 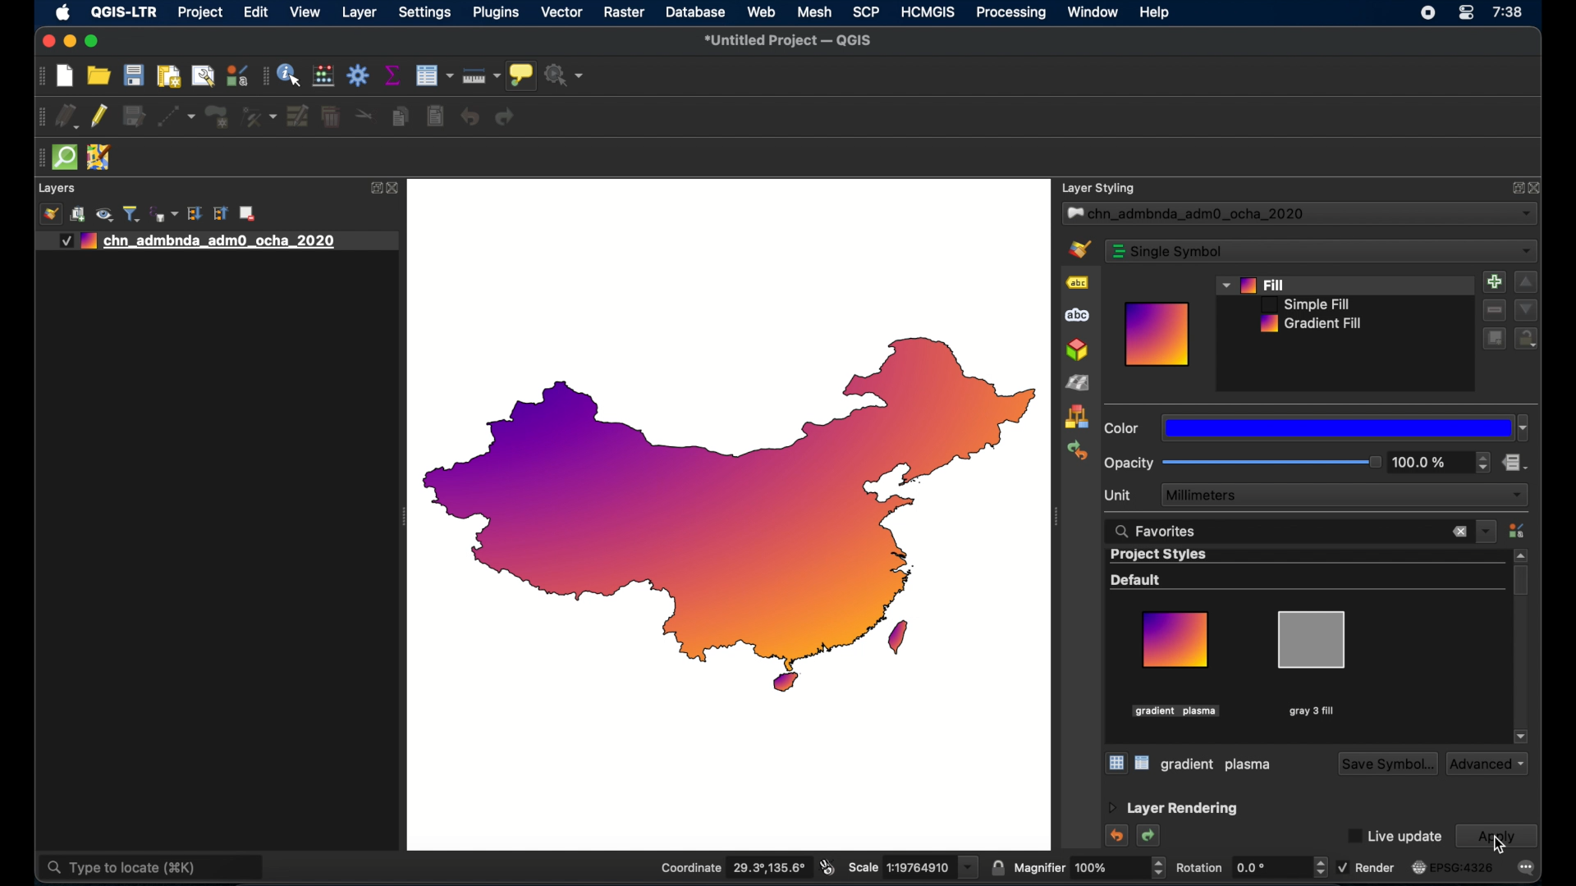 I want to click on add group, so click(x=78, y=215).